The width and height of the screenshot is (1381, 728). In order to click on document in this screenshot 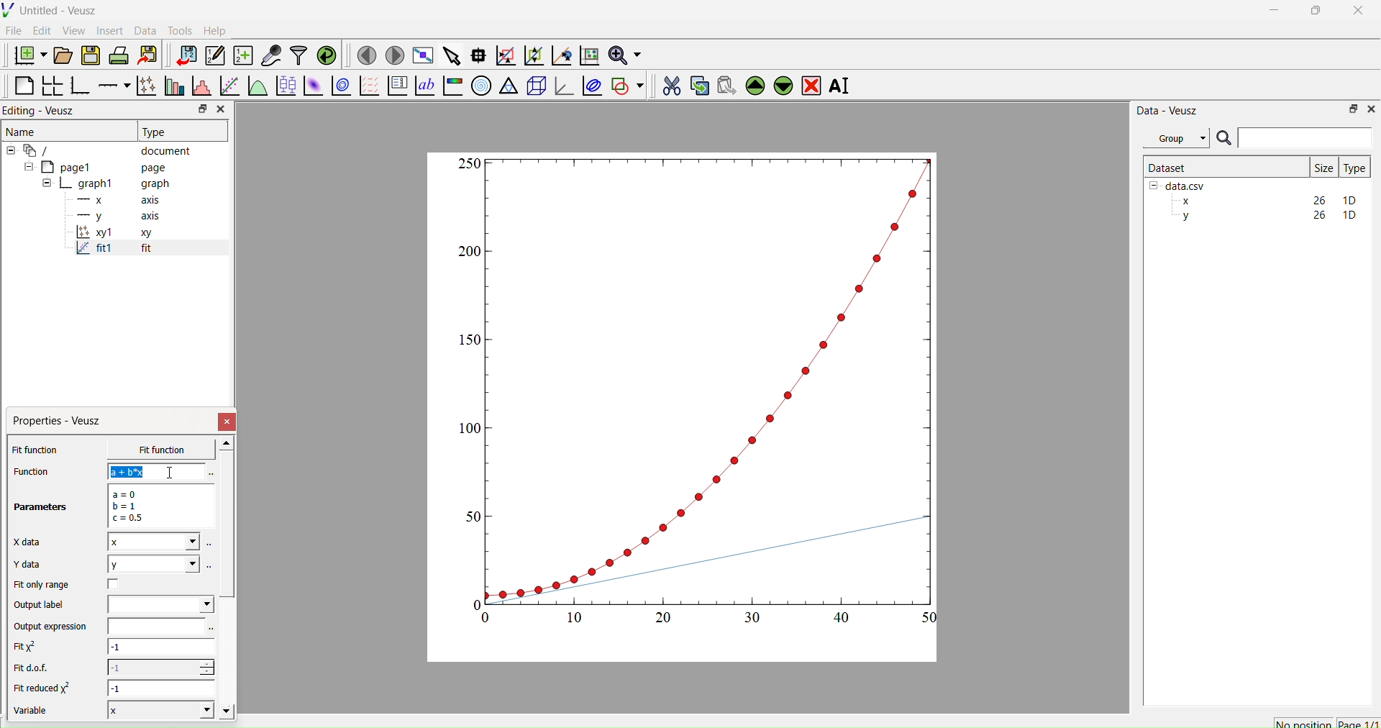, I will do `click(104, 150)`.